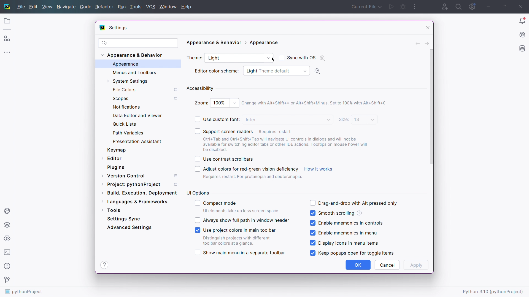 This screenshot has width=529, height=297. What do you see at coordinates (7, 224) in the screenshot?
I see `Python Packages` at bounding box center [7, 224].